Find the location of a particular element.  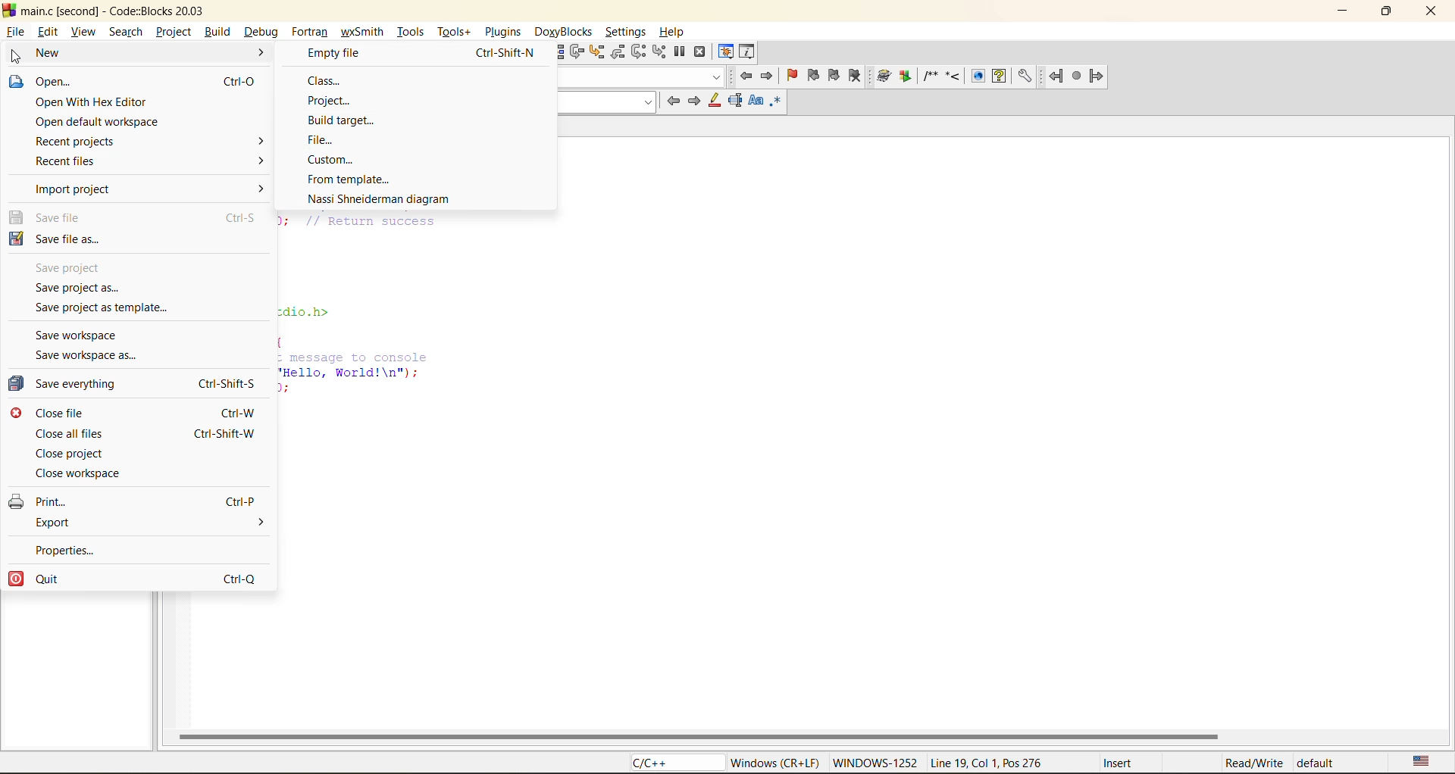

J; // Return success is located at coordinates (364, 220).